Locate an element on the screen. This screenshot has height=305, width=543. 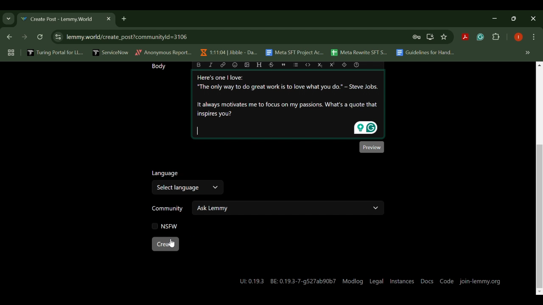
Create Post - Lemmy.World is located at coordinates (59, 19).